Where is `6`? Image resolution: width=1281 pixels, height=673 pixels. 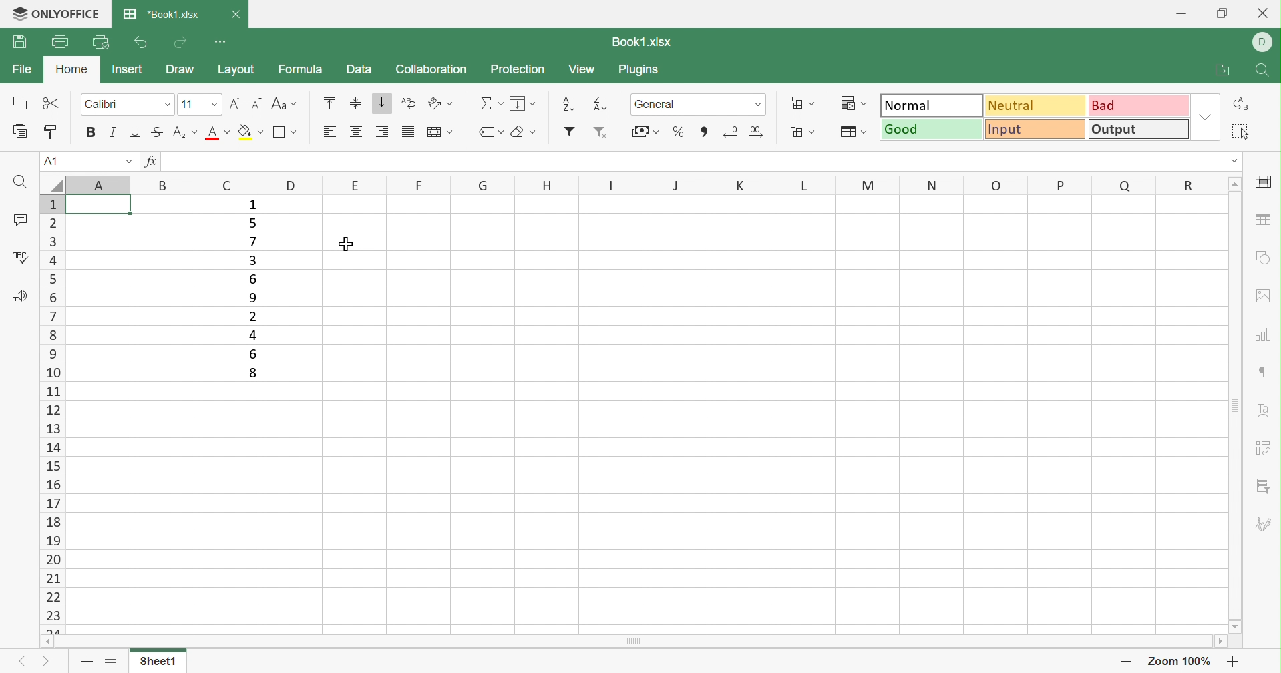 6 is located at coordinates (251, 353).